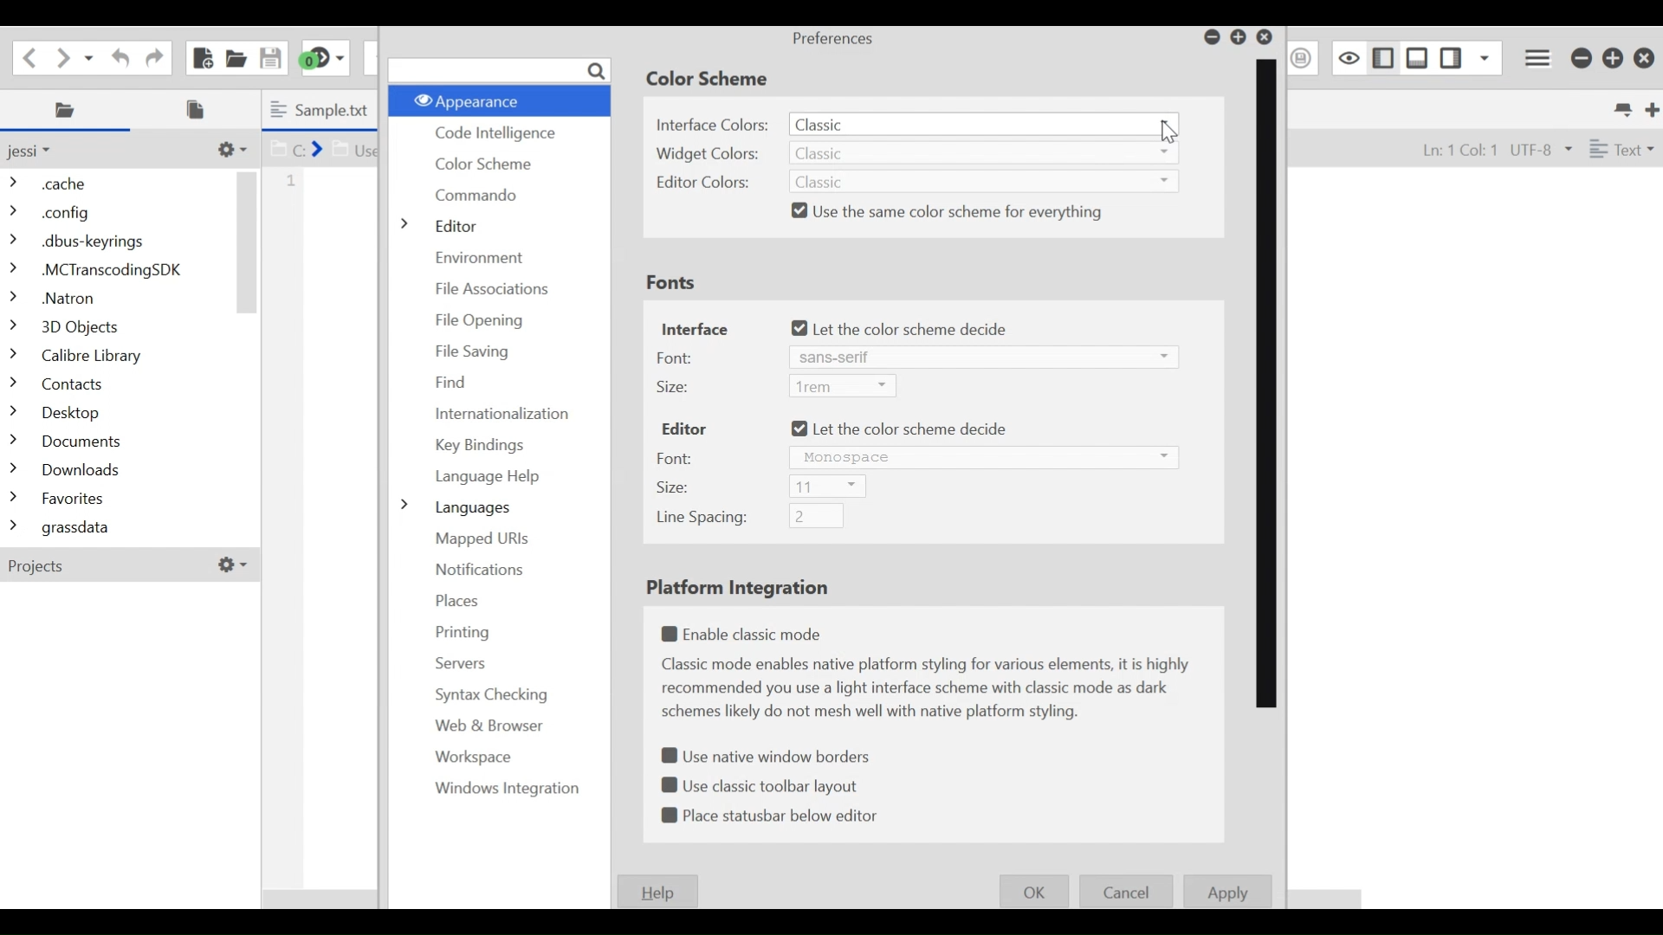 This screenshot has height=935, width=1663. Describe the element at coordinates (486, 163) in the screenshot. I see `Color Scheme` at that location.